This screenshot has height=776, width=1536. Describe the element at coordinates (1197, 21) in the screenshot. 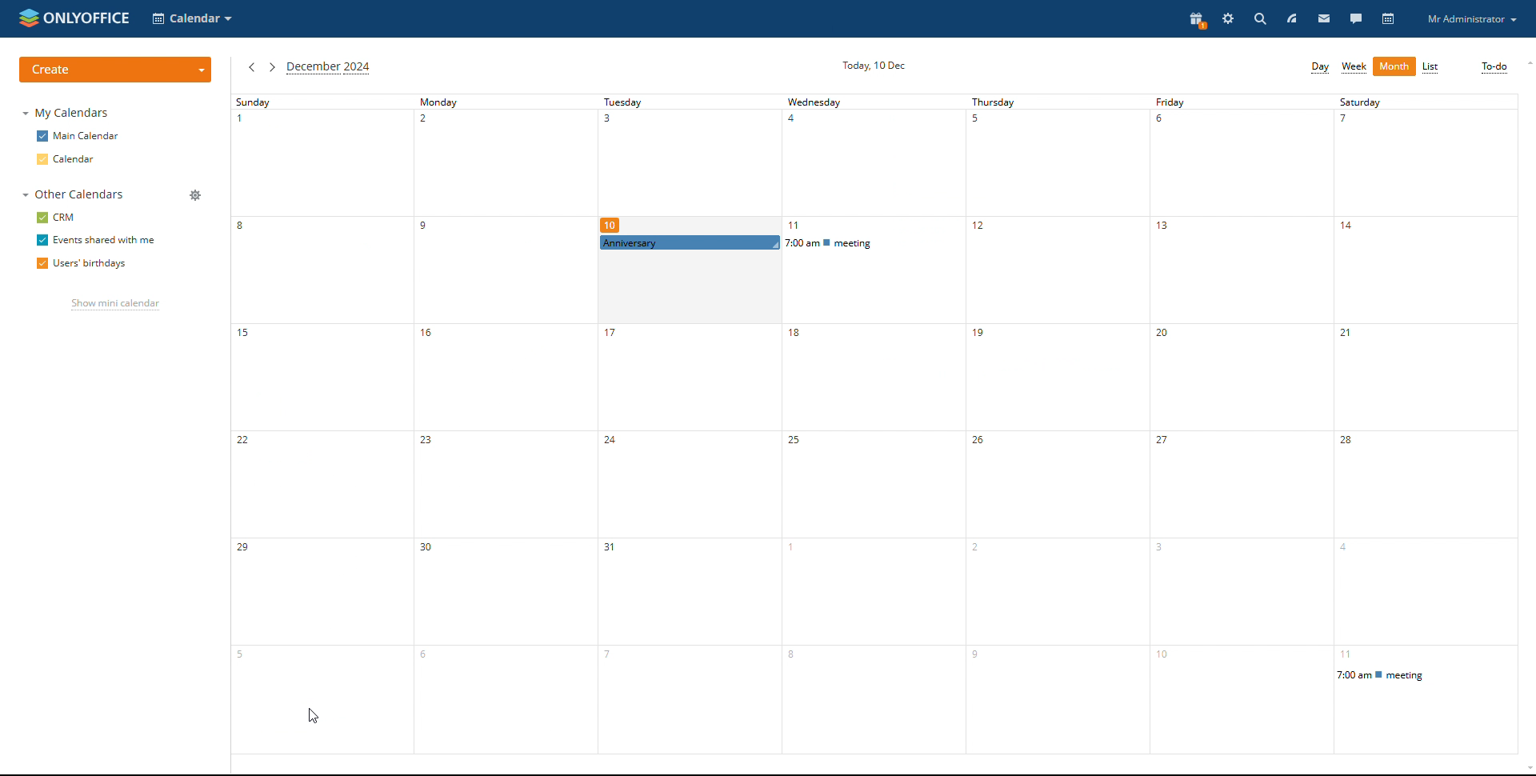

I see `present` at that location.